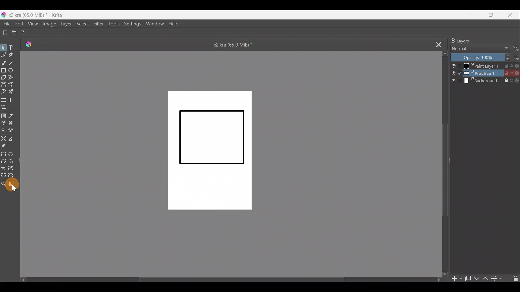 This screenshot has width=520, height=292. Describe the element at coordinates (3, 99) in the screenshot. I see `Transform a layer/selection` at that location.